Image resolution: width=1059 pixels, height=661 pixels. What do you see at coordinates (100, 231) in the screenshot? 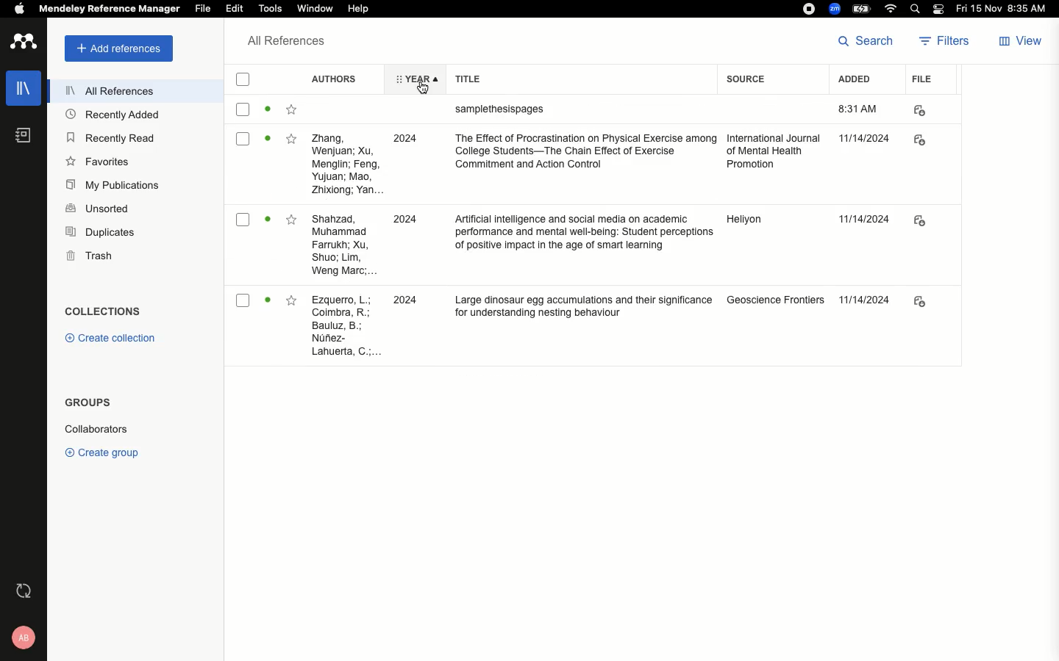
I see `Duplicates` at bounding box center [100, 231].